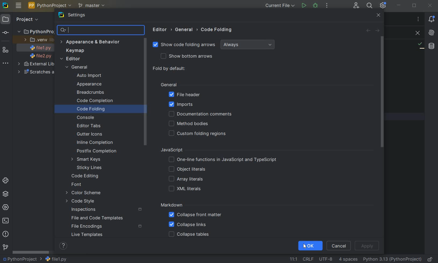  What do you see at coordinates (186, 179) in the screenshot?
I see `ARRAY LITERALS` at bounding box center [186, 179].